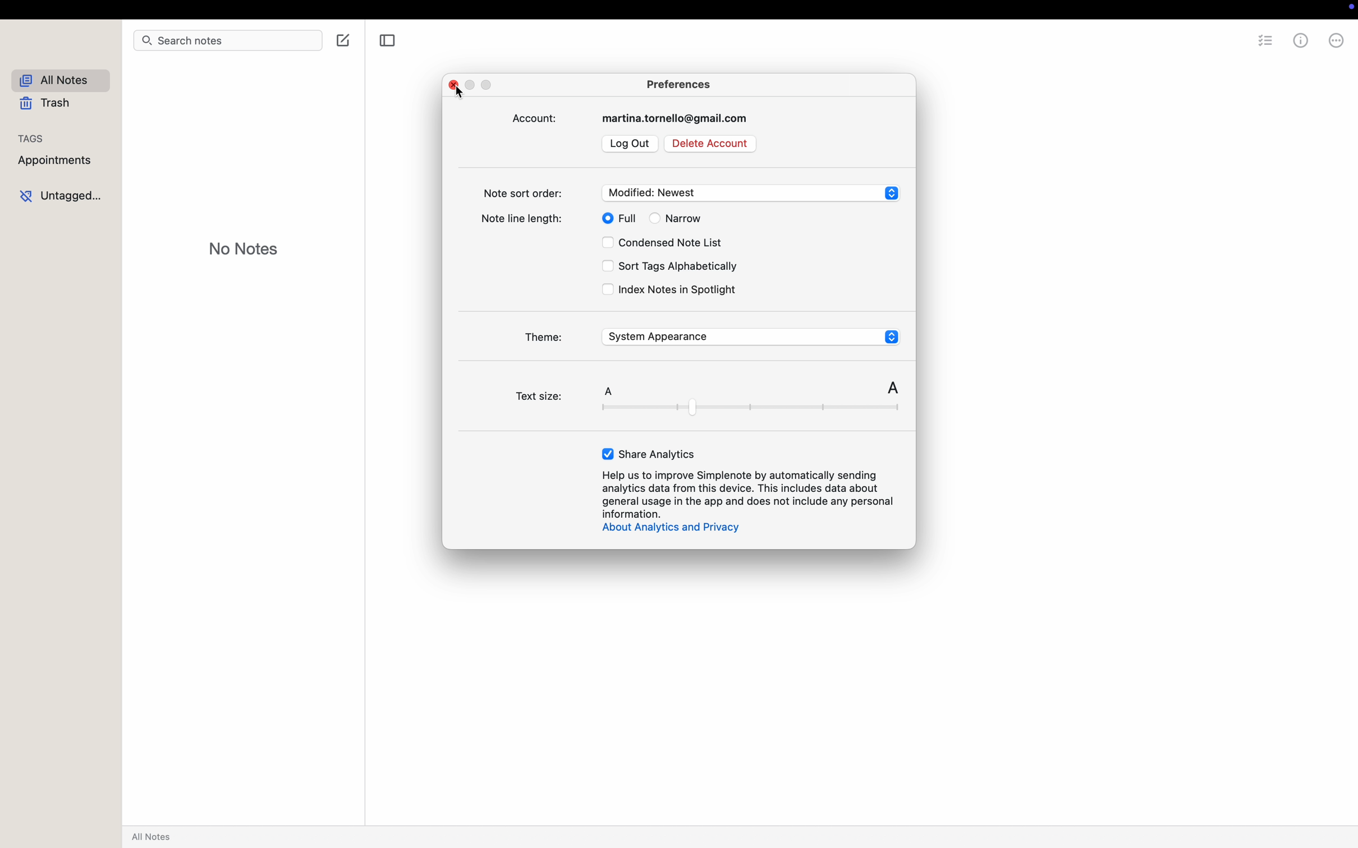 This screenshot has width=1358, height=848. What do you see at coordinates (686, 193) in the screenshot?
I see `note sort order` at bounding box center [686, 193].